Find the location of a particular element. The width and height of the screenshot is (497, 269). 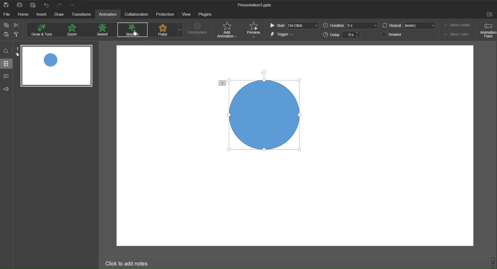

Insert is located at coordinates (43, 14).